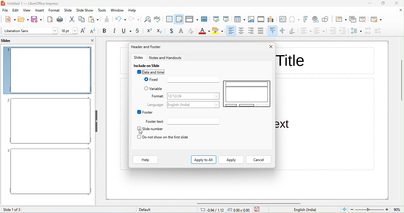 The width and height of the screenshot is (404, 213). I want to click on shadow, so click(172, 31).